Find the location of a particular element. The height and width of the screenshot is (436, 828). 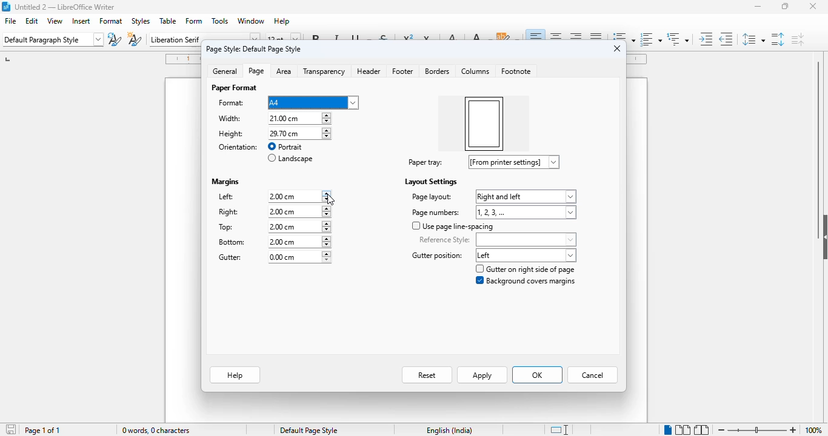

right:  is located at coordinates (229, 211).